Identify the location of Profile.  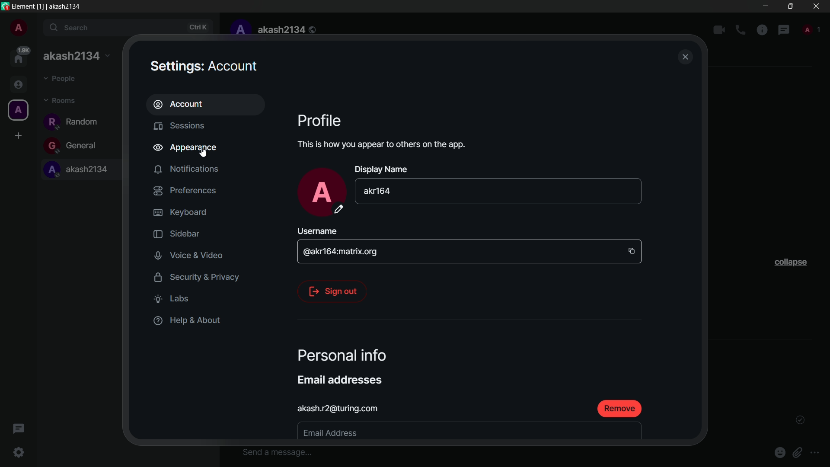
(322, 122).